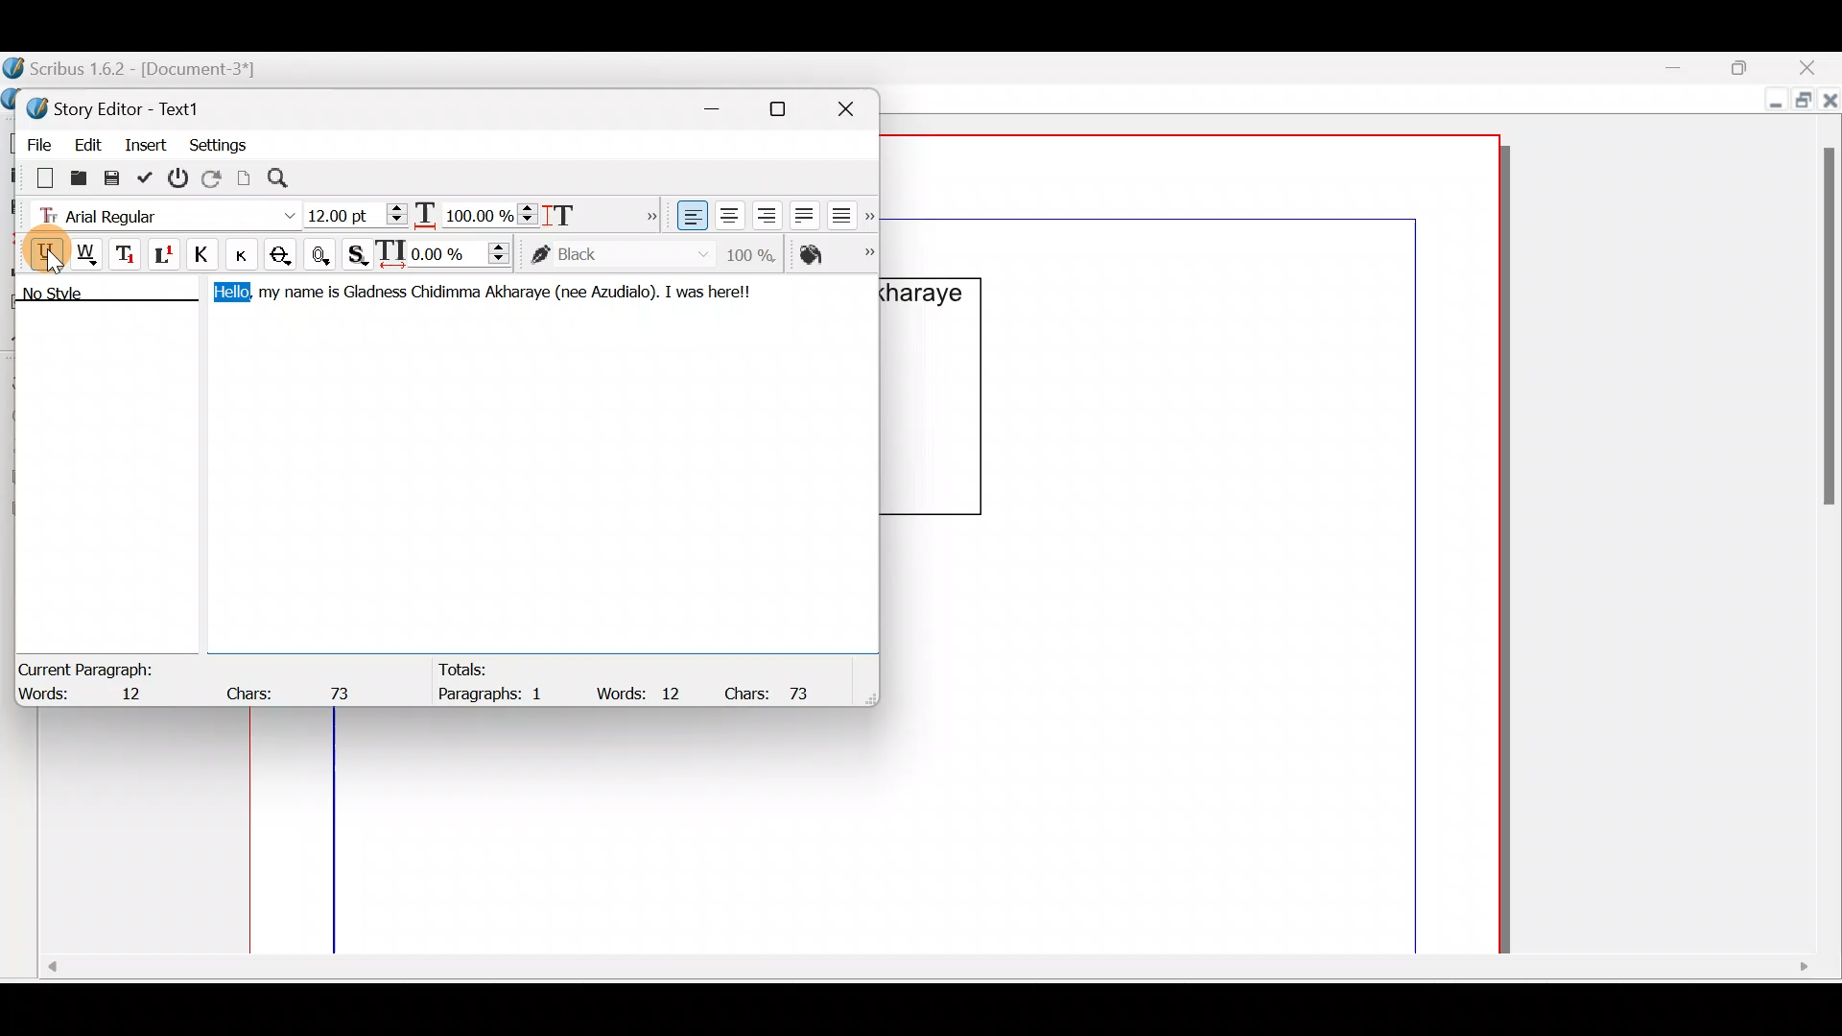 This screenshot has width=1842, height=1036. What do you see at coordinates (87, 141) in the screenshot?
I see `Edit ` at bounding box center [87, 141].